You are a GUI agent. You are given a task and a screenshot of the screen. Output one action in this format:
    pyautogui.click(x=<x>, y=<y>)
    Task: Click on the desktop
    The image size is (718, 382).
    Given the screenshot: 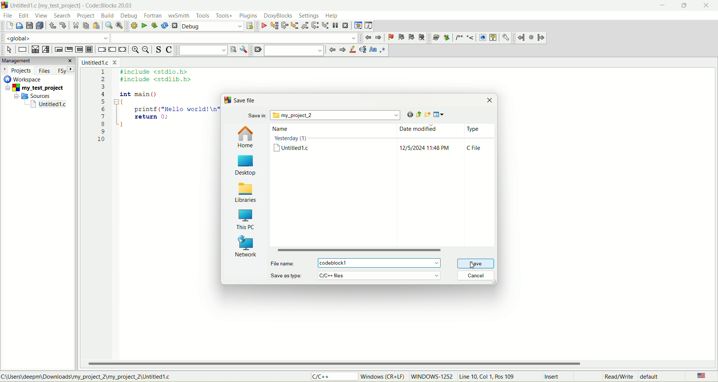 What is the action you would take?
    pyautogui.click(x=247, y=165)
    